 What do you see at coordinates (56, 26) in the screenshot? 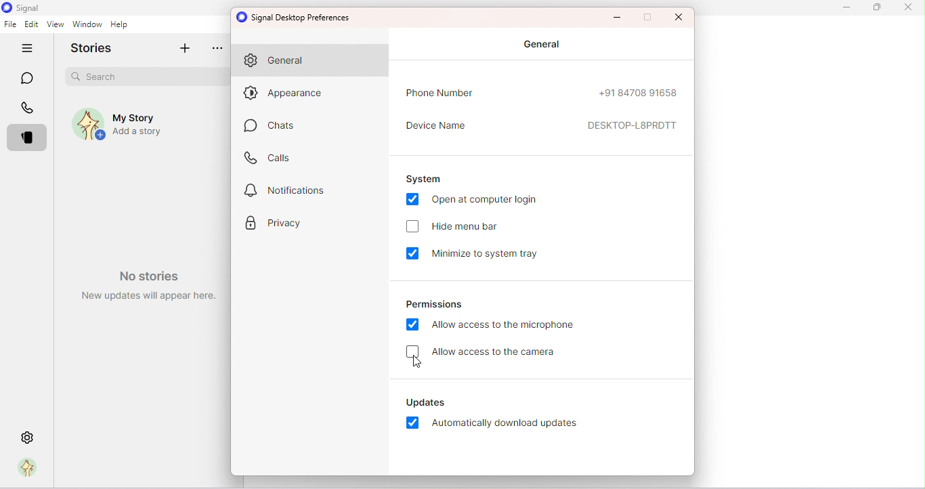
I see `View` at bounding box center [56, 26].